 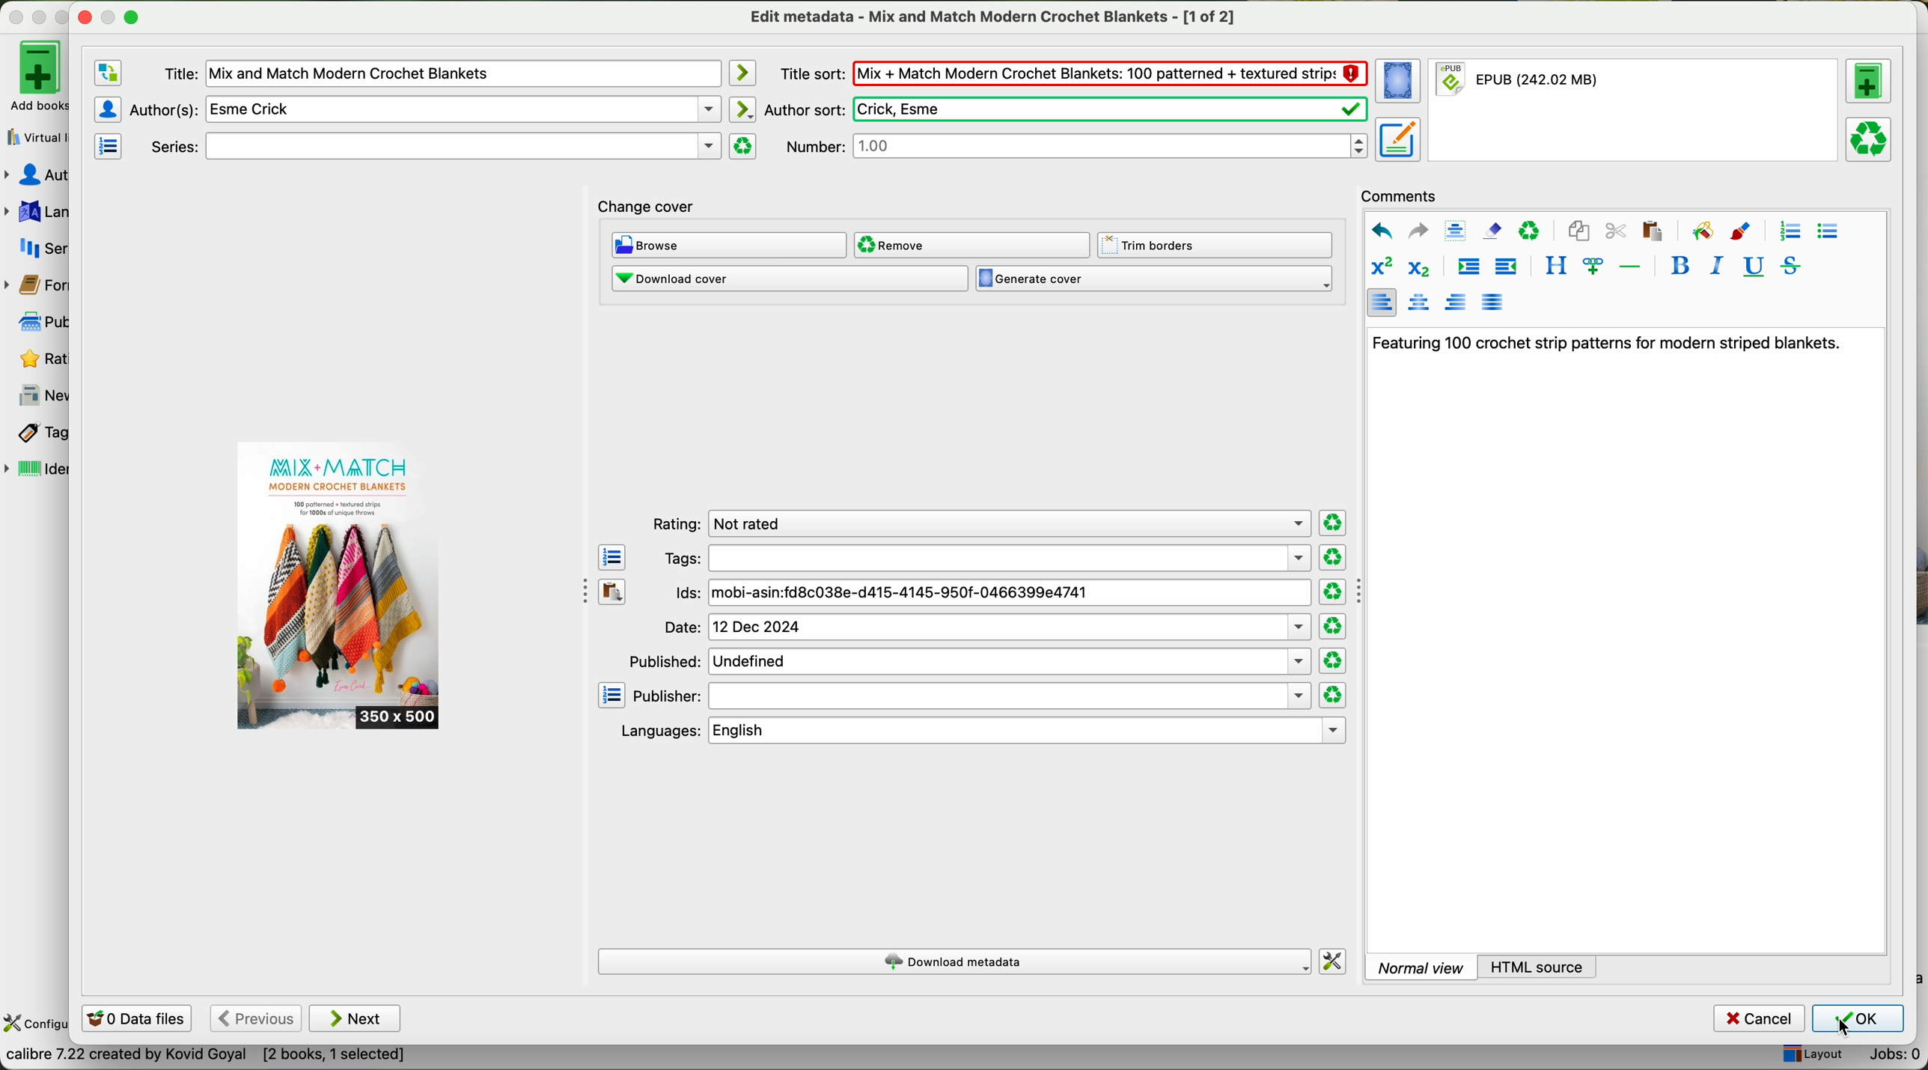 What do you see at coordinates (612, 696) in the screenshot?
I see `open the manage publishers editor` at bounding box center [612, 696].